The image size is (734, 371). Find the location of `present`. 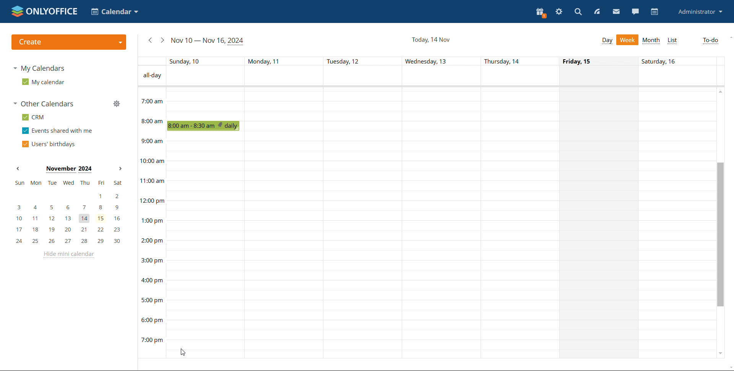

present is located at coordinates (541, 13).